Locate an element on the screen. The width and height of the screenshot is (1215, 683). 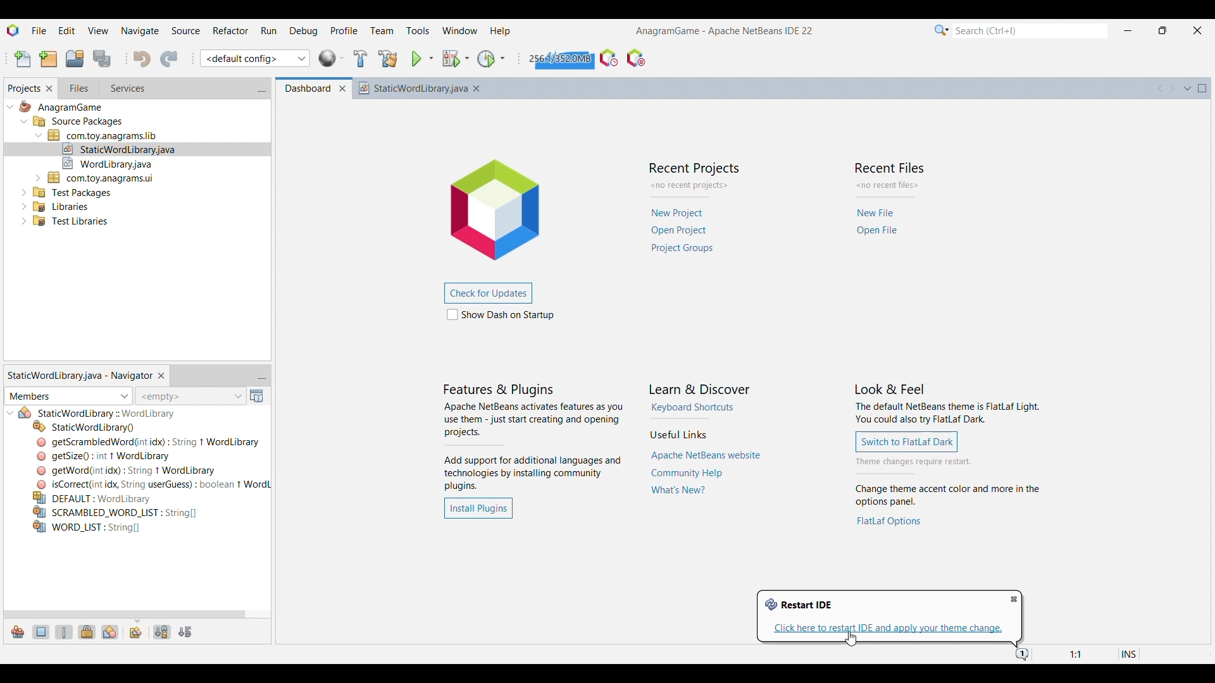
Next step after clicking on current selected button is located at coordinates (947, 462).